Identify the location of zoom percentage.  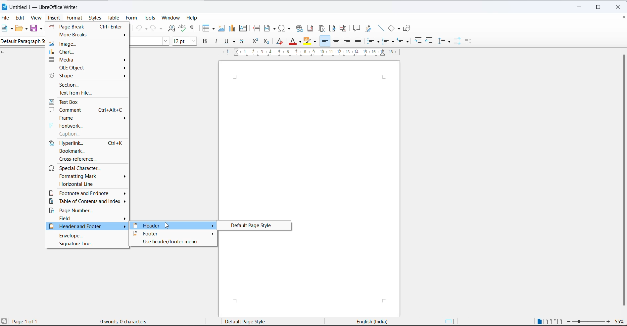
(620, 322).